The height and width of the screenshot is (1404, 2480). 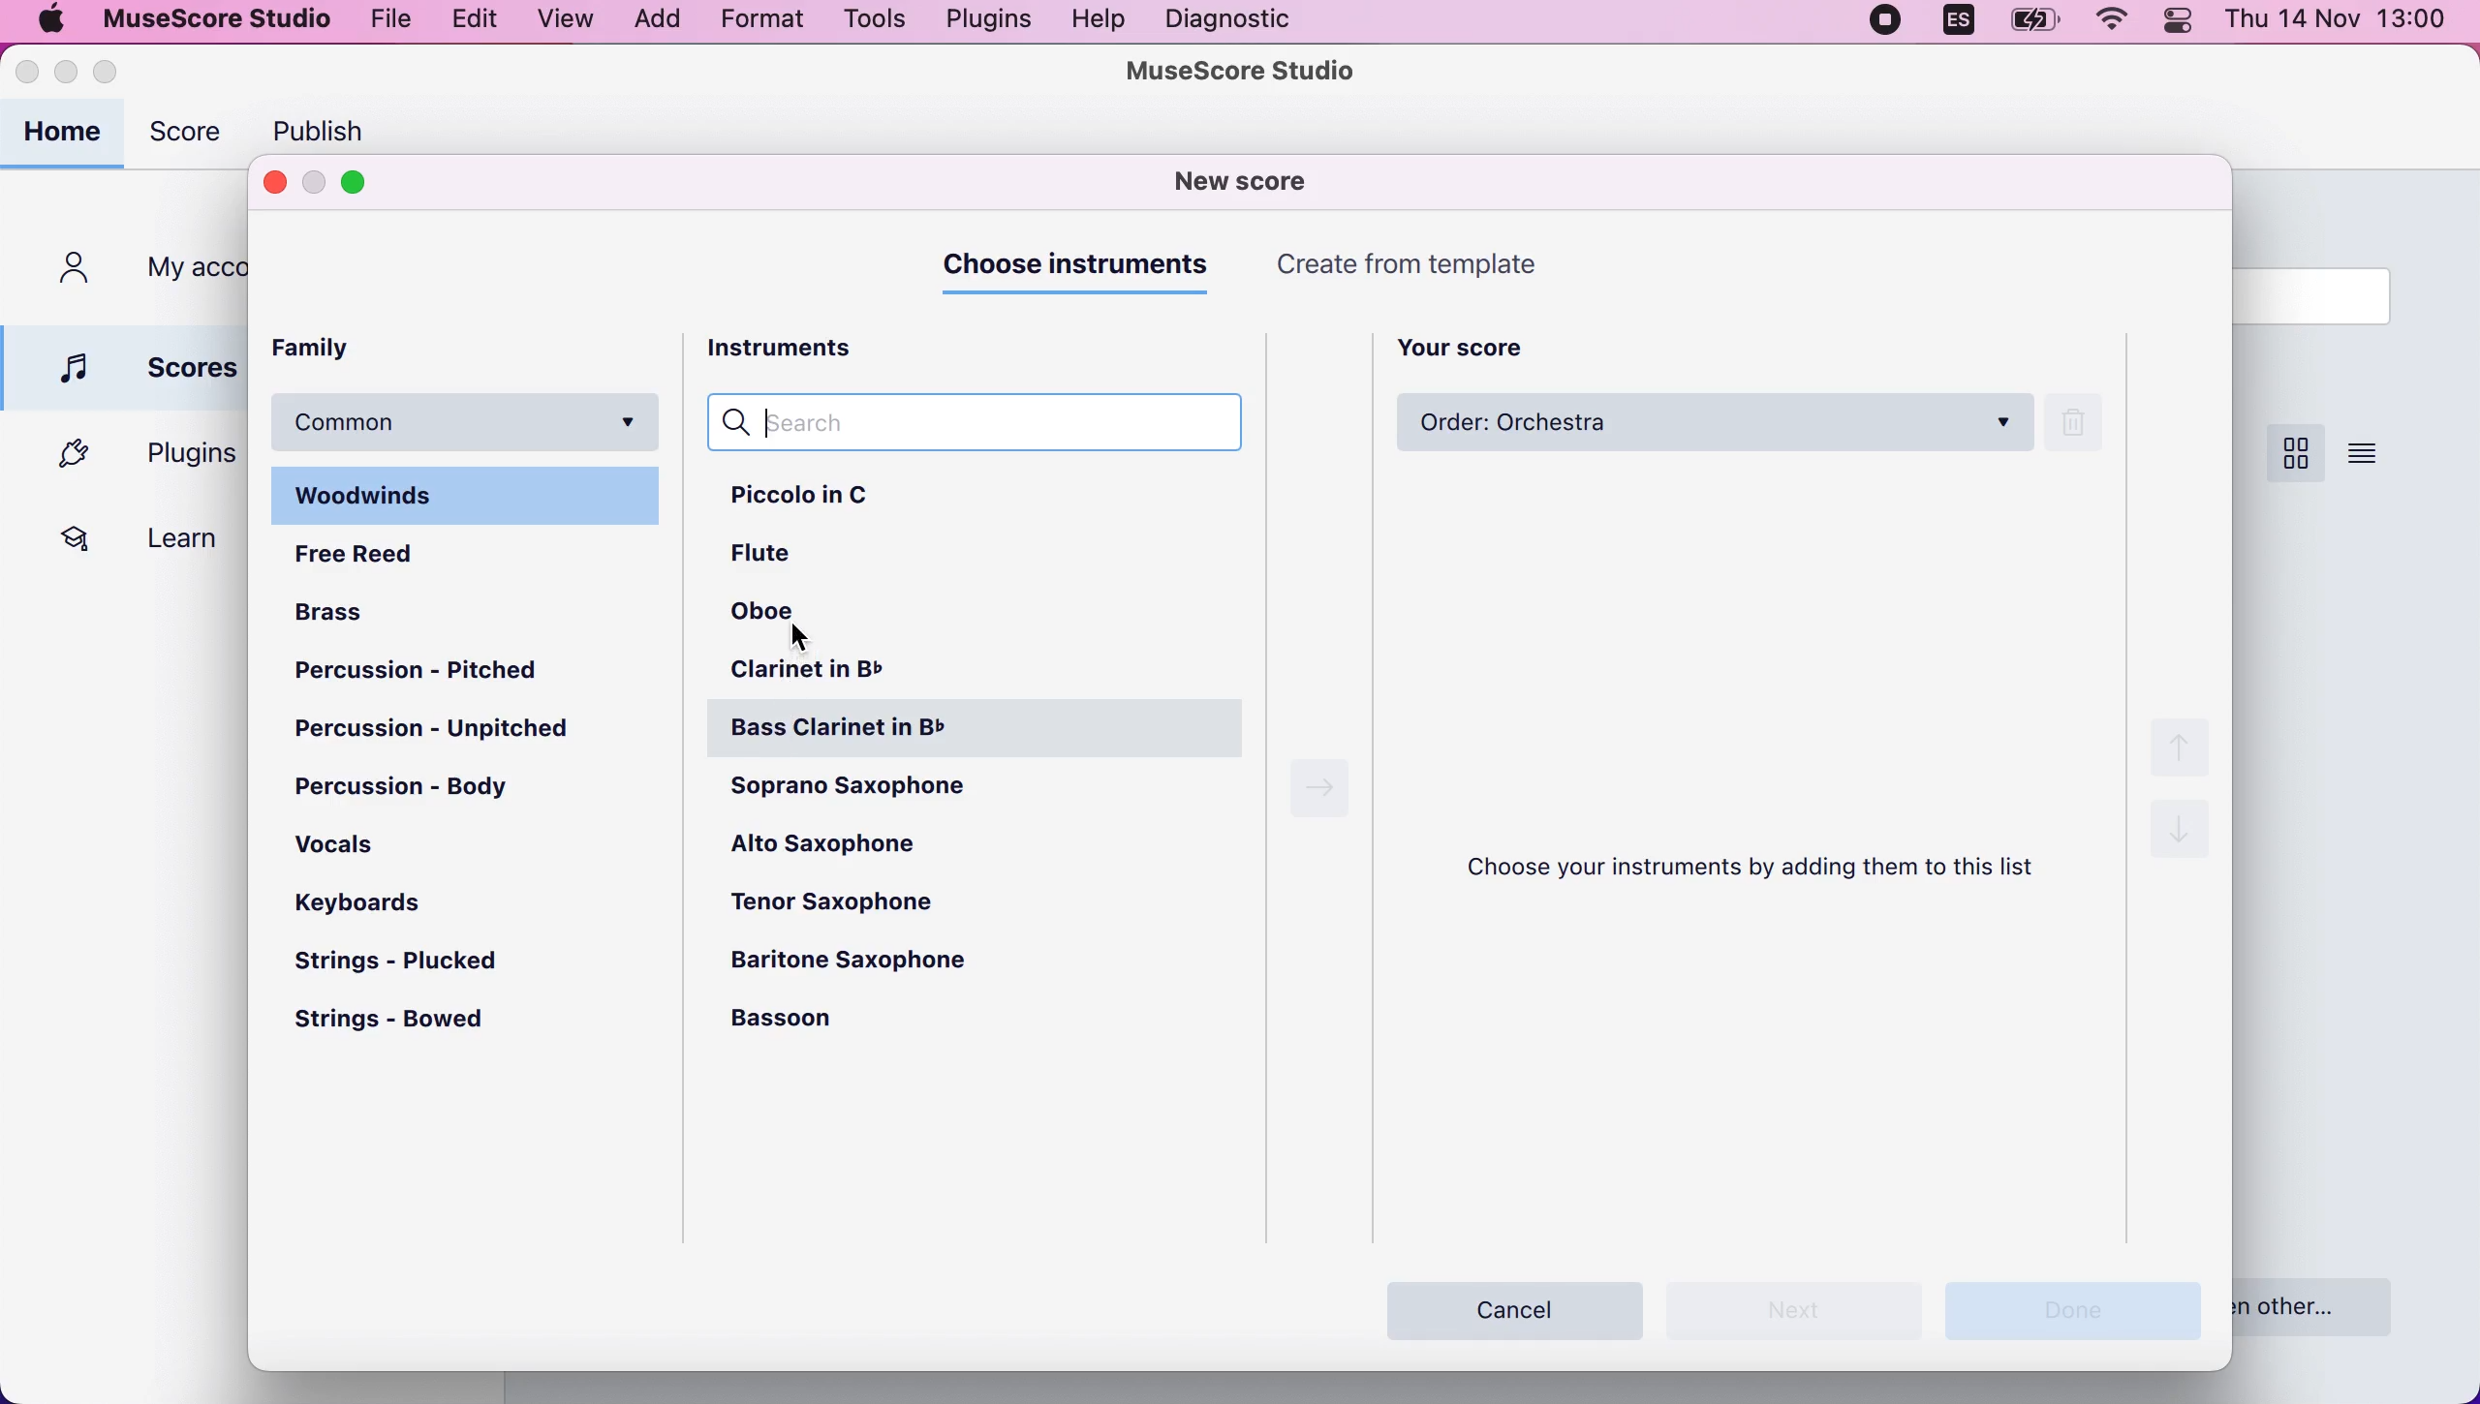 I want to click on diagnostic, so click(x=1227, y=20).